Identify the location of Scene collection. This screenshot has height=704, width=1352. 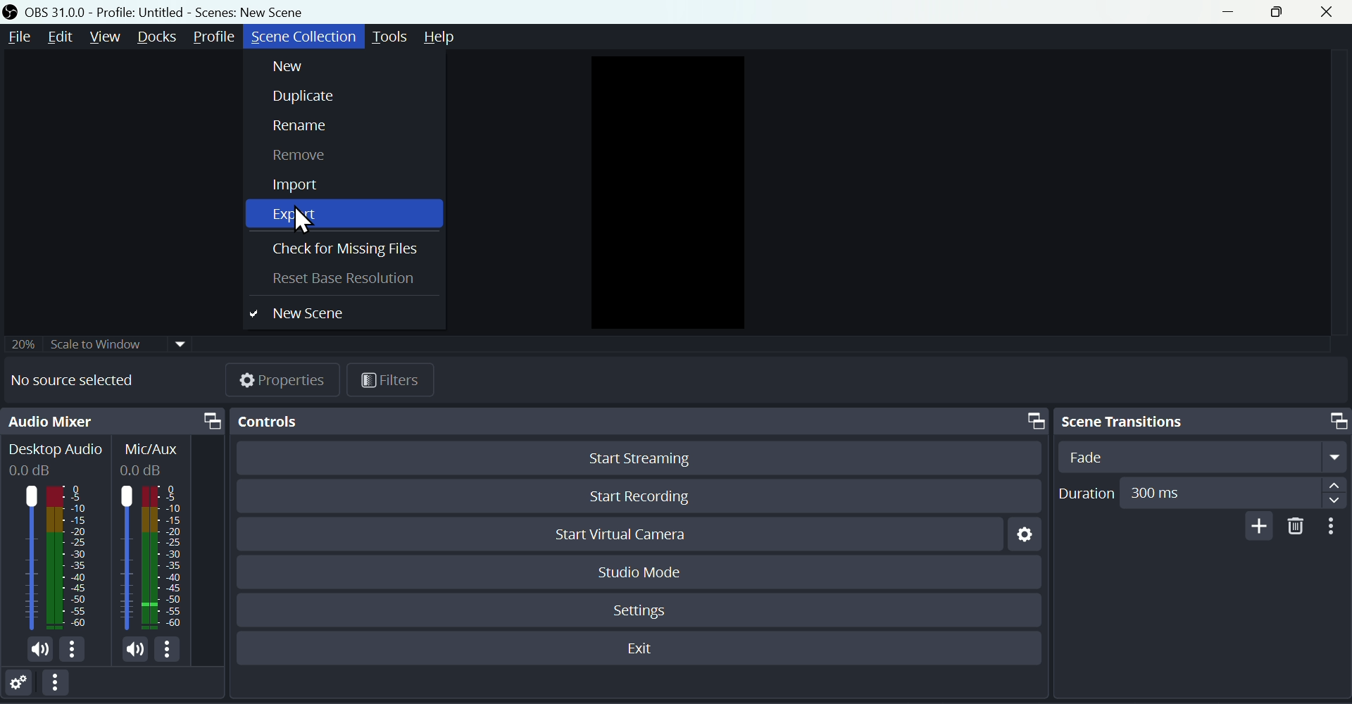
(301, 37).